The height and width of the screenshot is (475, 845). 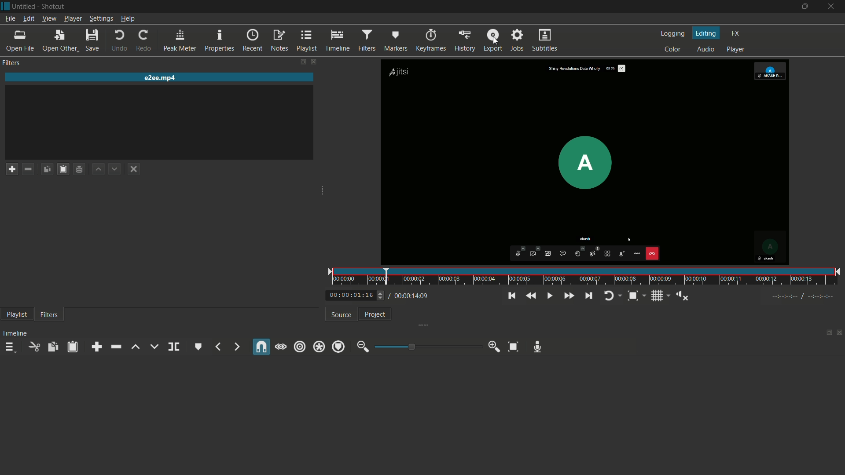 What do you see at coordinates (154, 347) in the screenshot?
I see `overwrite` at bounding box center [154, 347].